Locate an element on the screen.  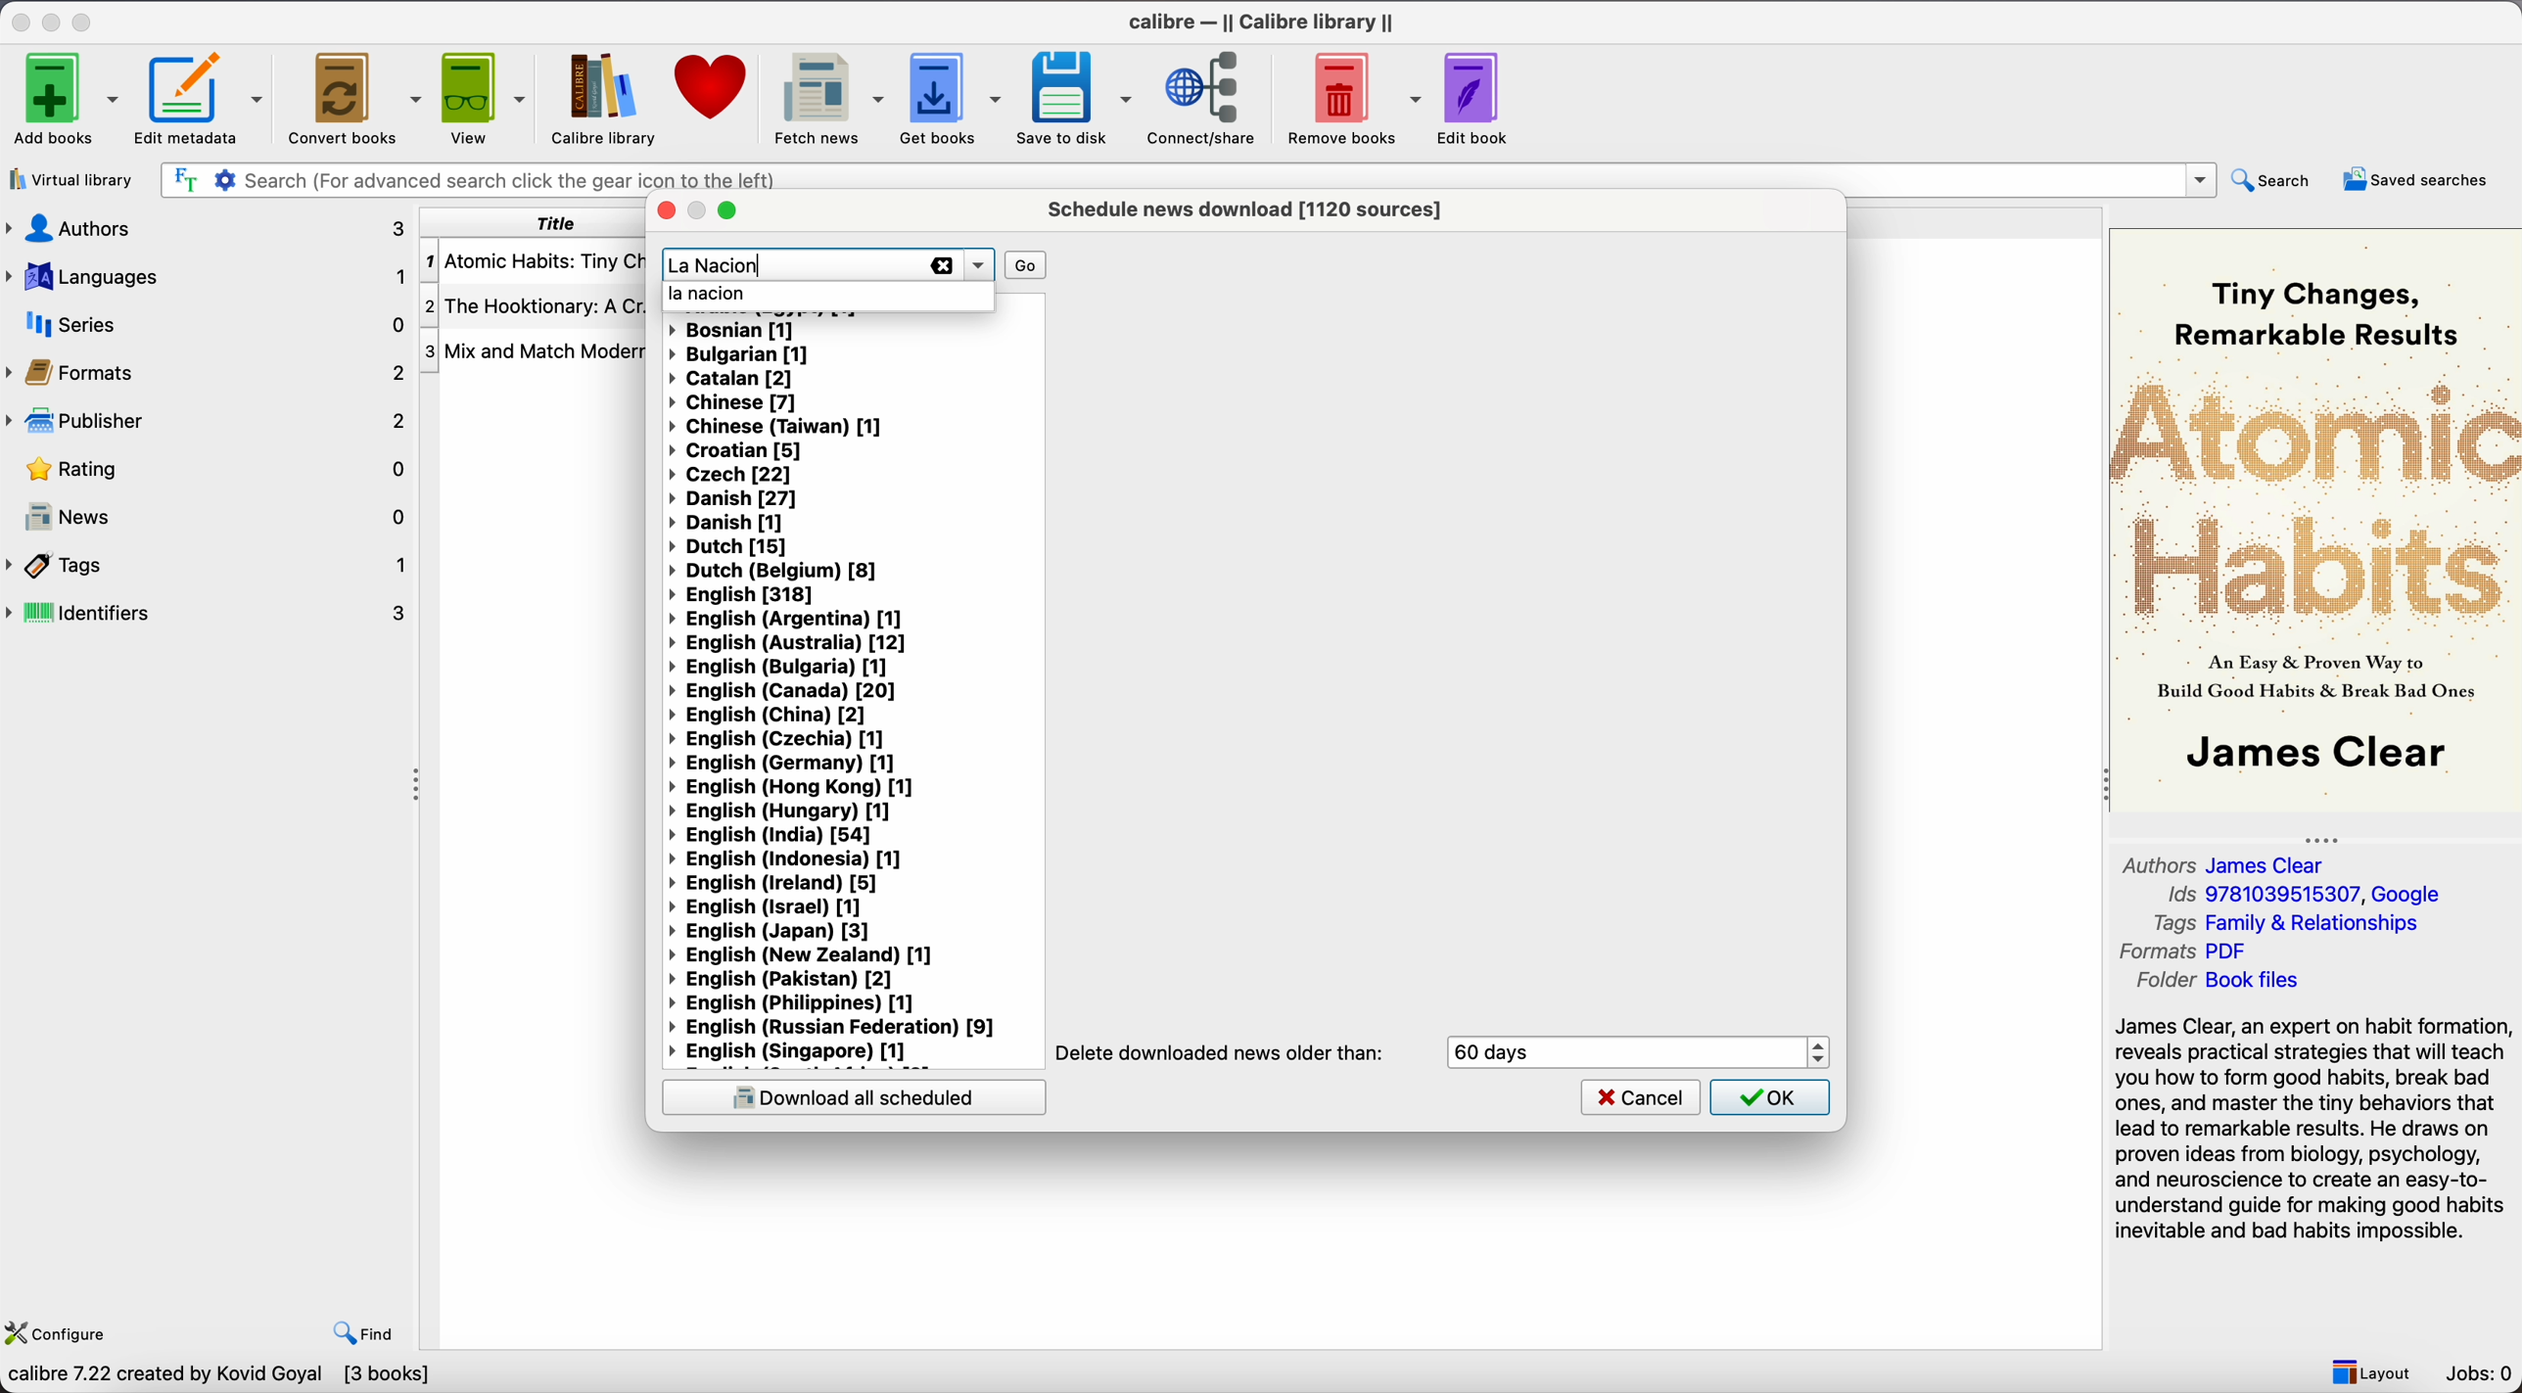
go is located at coordinates (1024, 263).